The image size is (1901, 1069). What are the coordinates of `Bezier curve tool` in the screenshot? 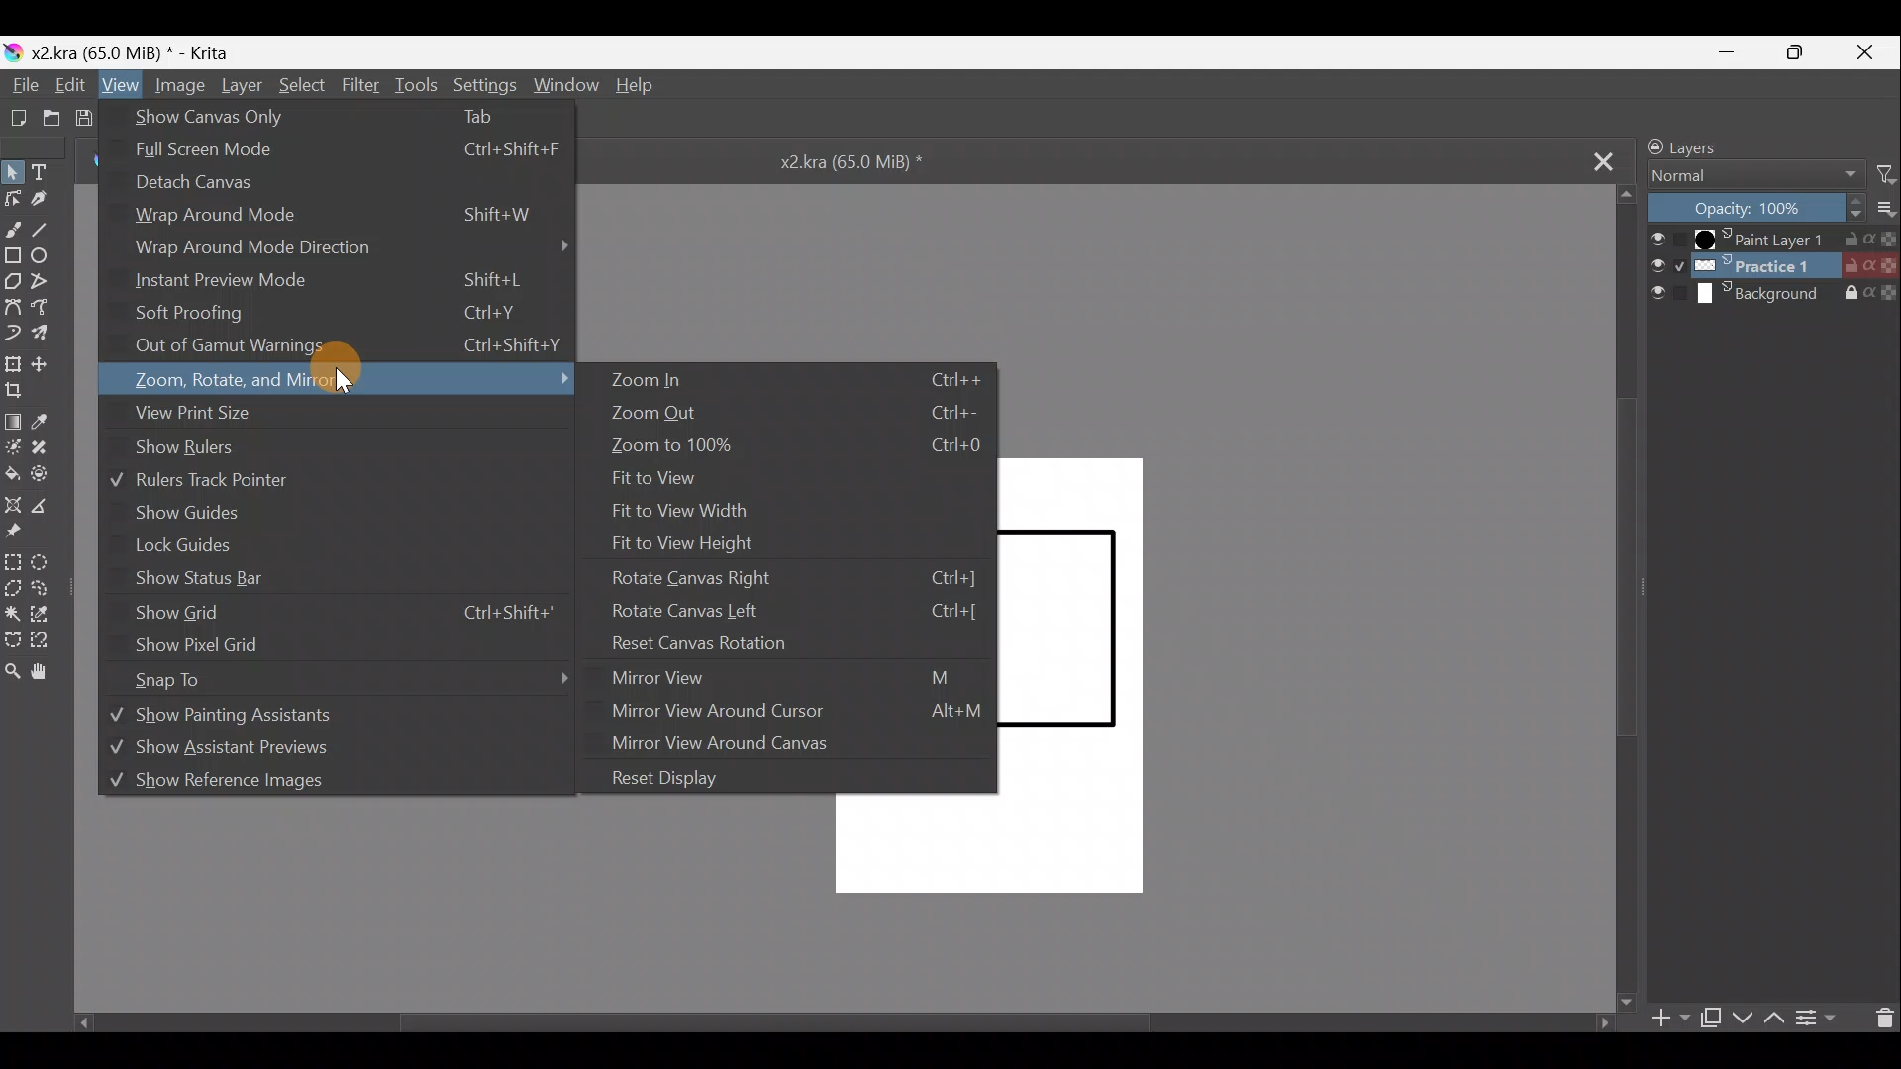 It's located at (13, 304).